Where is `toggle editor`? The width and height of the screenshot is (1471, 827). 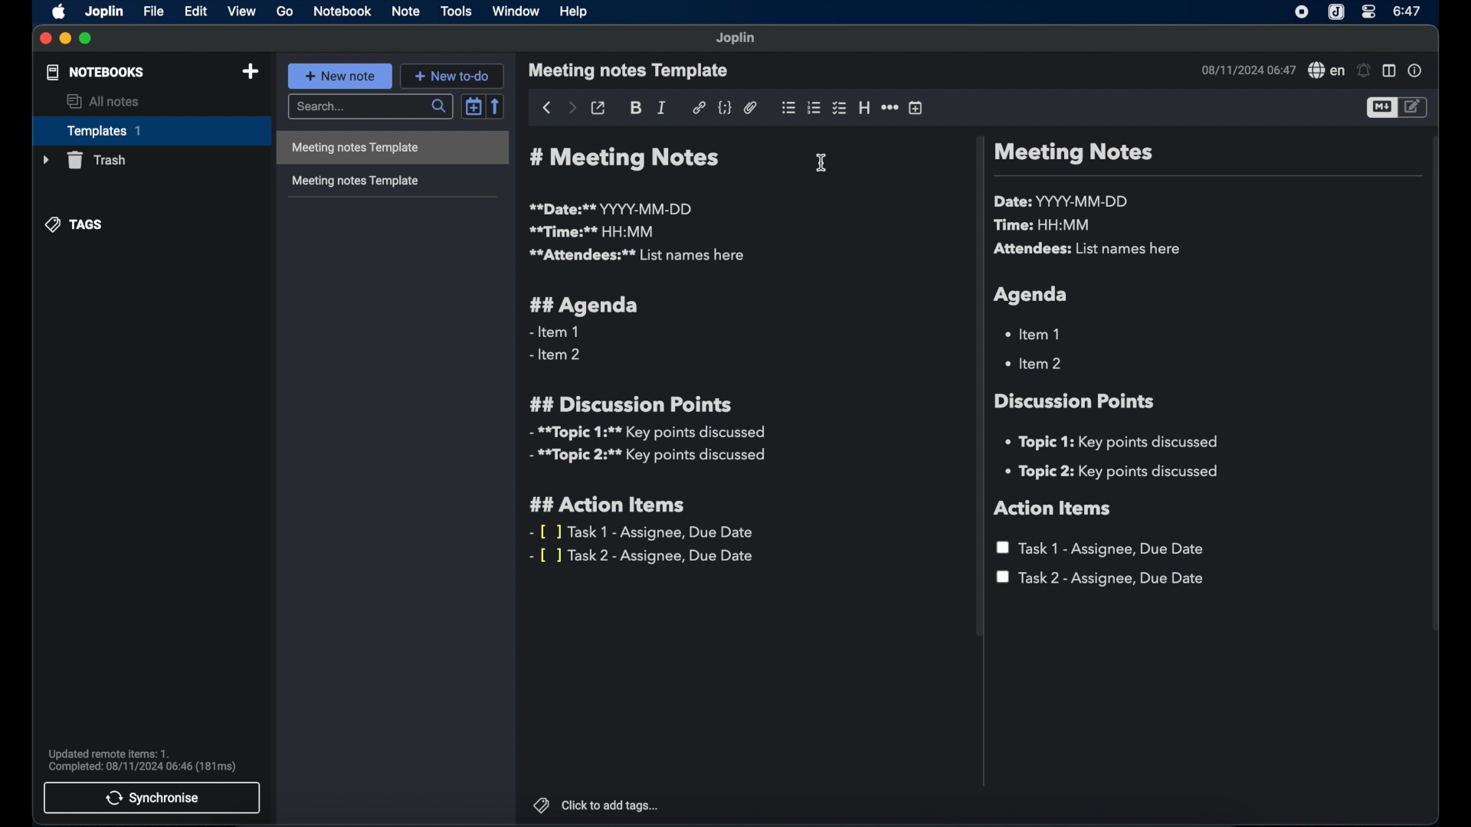 toggle editor is located at coordinates (1414, 107).